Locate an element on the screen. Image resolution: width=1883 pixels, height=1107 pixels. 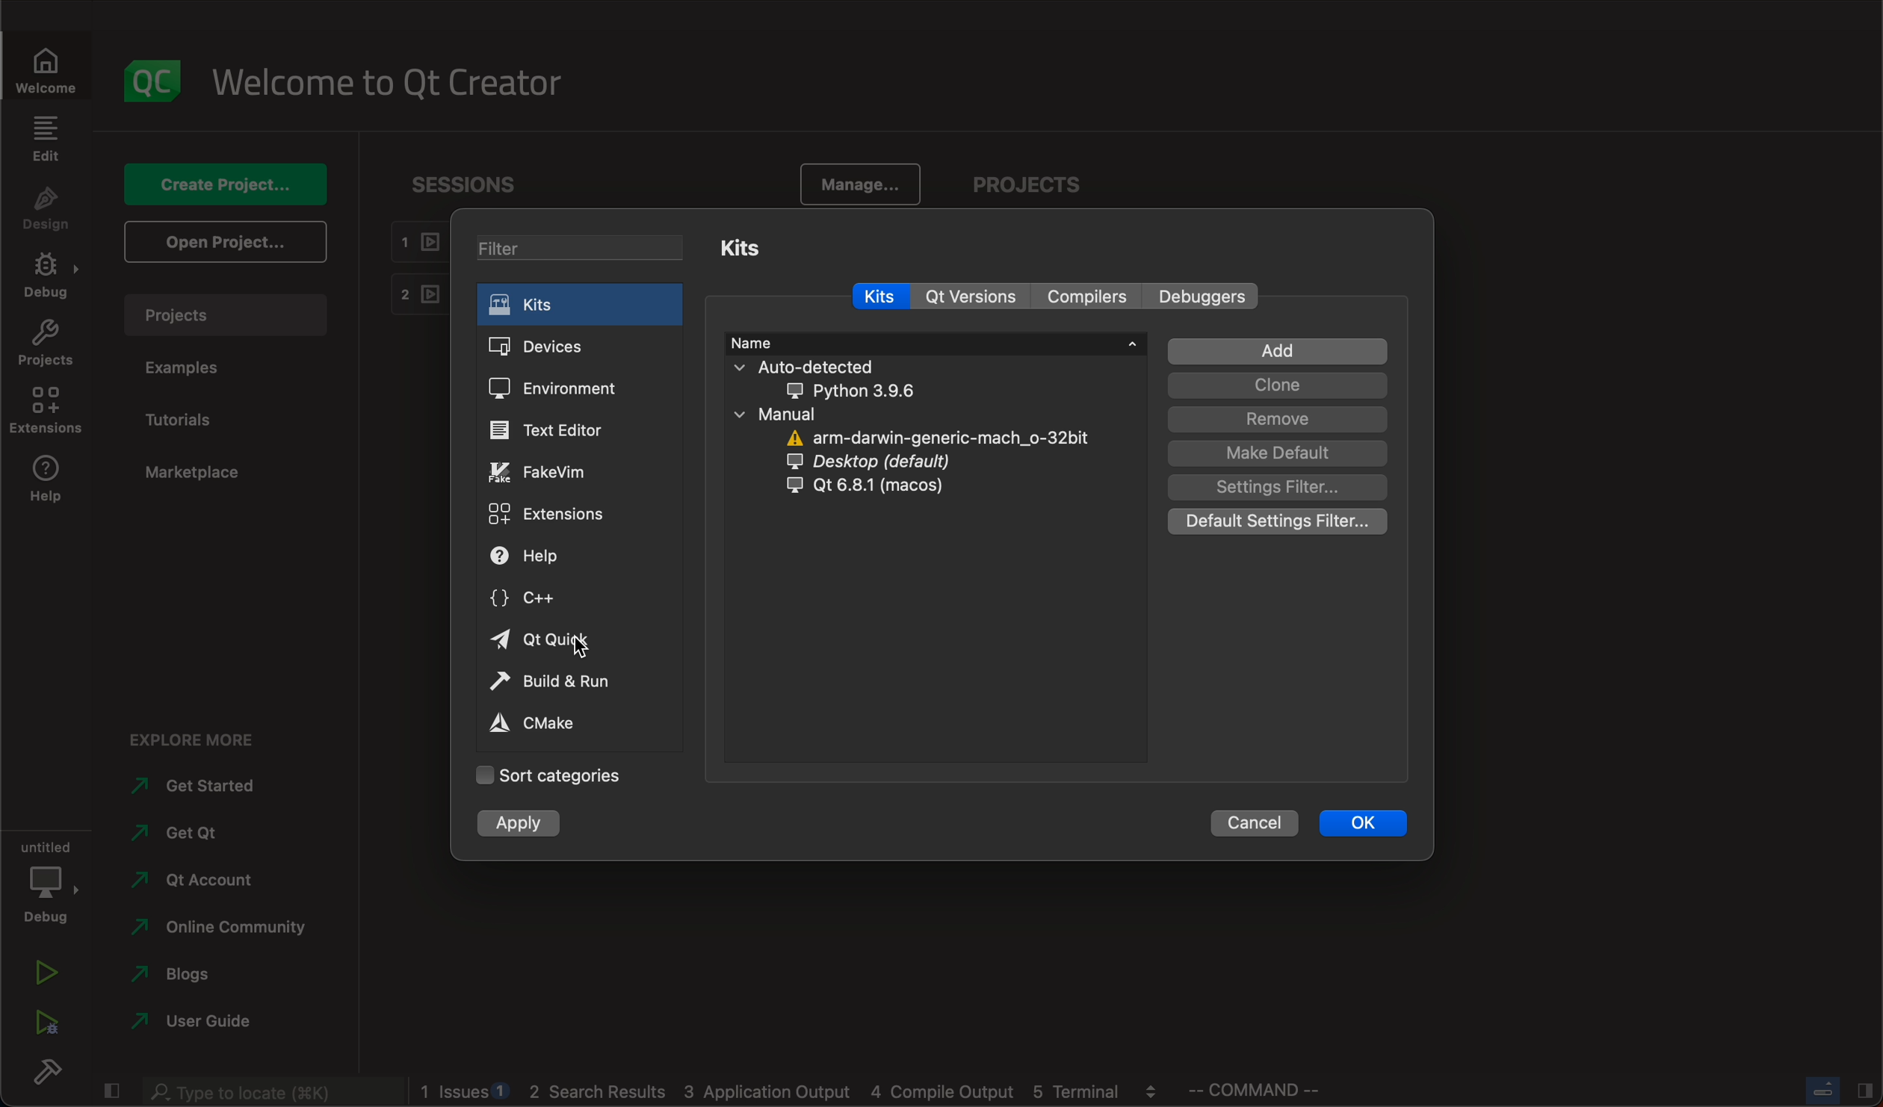
logo is located at coordinates (152, 84).